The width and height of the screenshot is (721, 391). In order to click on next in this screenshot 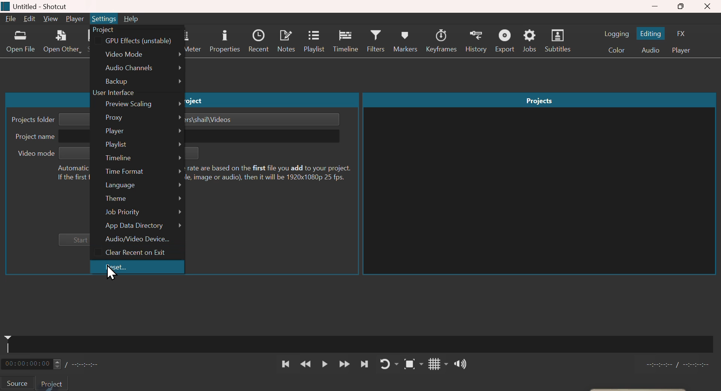, I will do `click(364, 364)`.